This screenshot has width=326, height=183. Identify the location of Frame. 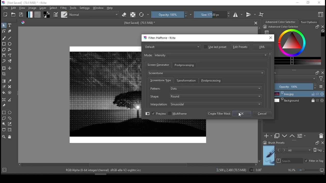
(316, 73).